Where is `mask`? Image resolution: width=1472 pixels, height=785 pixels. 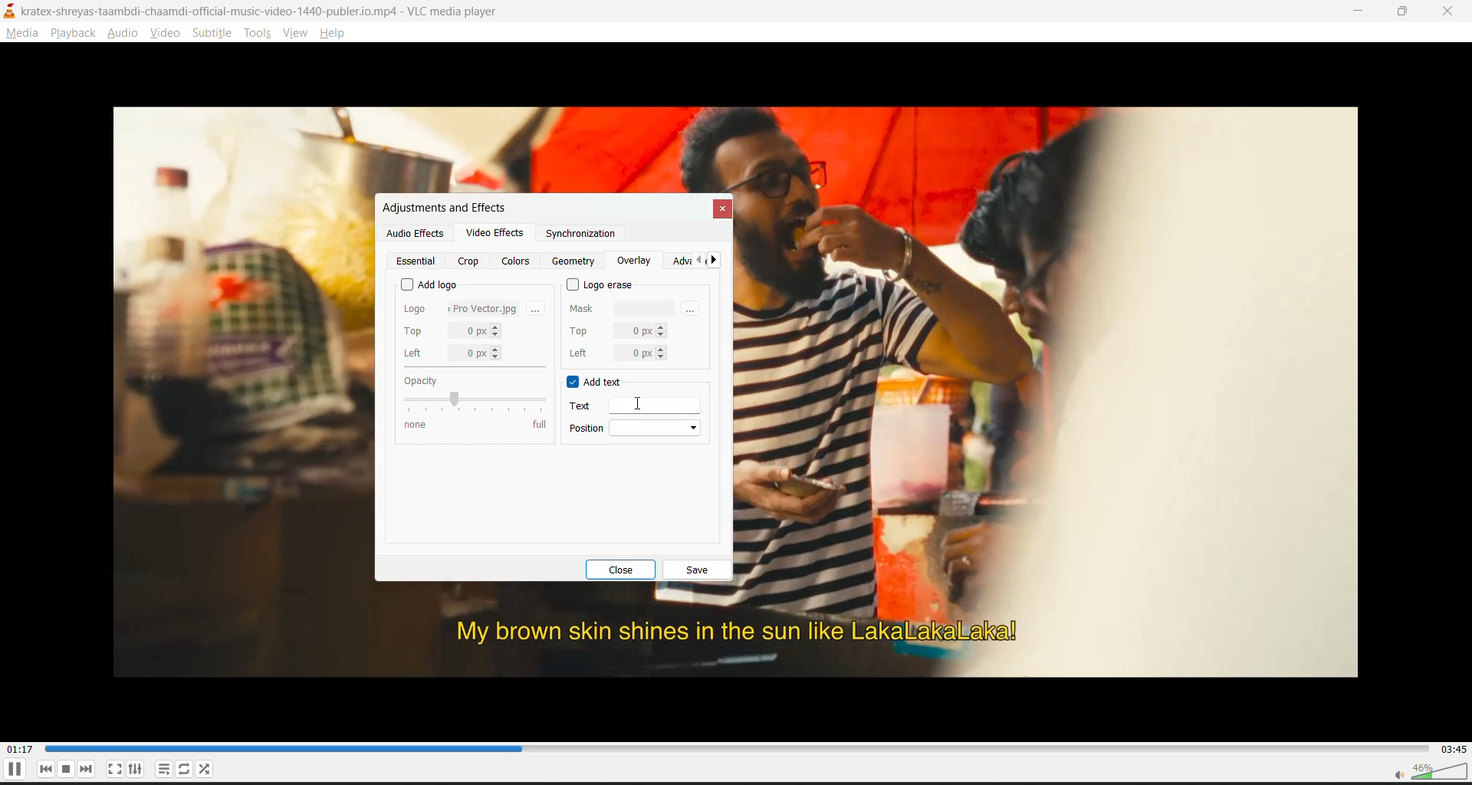 mask is located at coordinates (623, 307).